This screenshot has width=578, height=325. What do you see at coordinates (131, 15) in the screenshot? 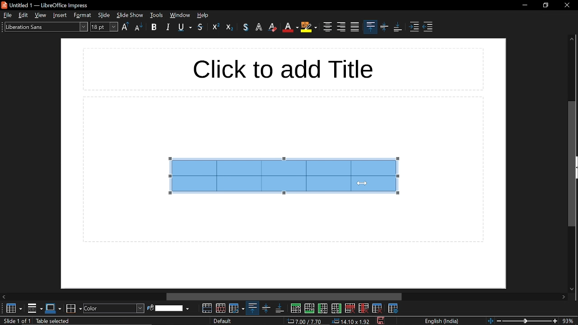
I see `slide show` at bounding box center [131, 15].